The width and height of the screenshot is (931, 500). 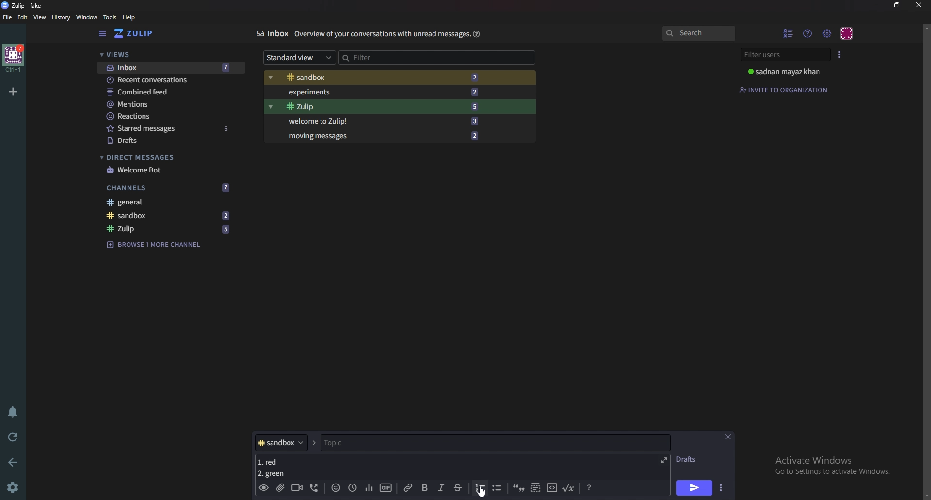 I want to click on User list style, so click(x=840, y=54).